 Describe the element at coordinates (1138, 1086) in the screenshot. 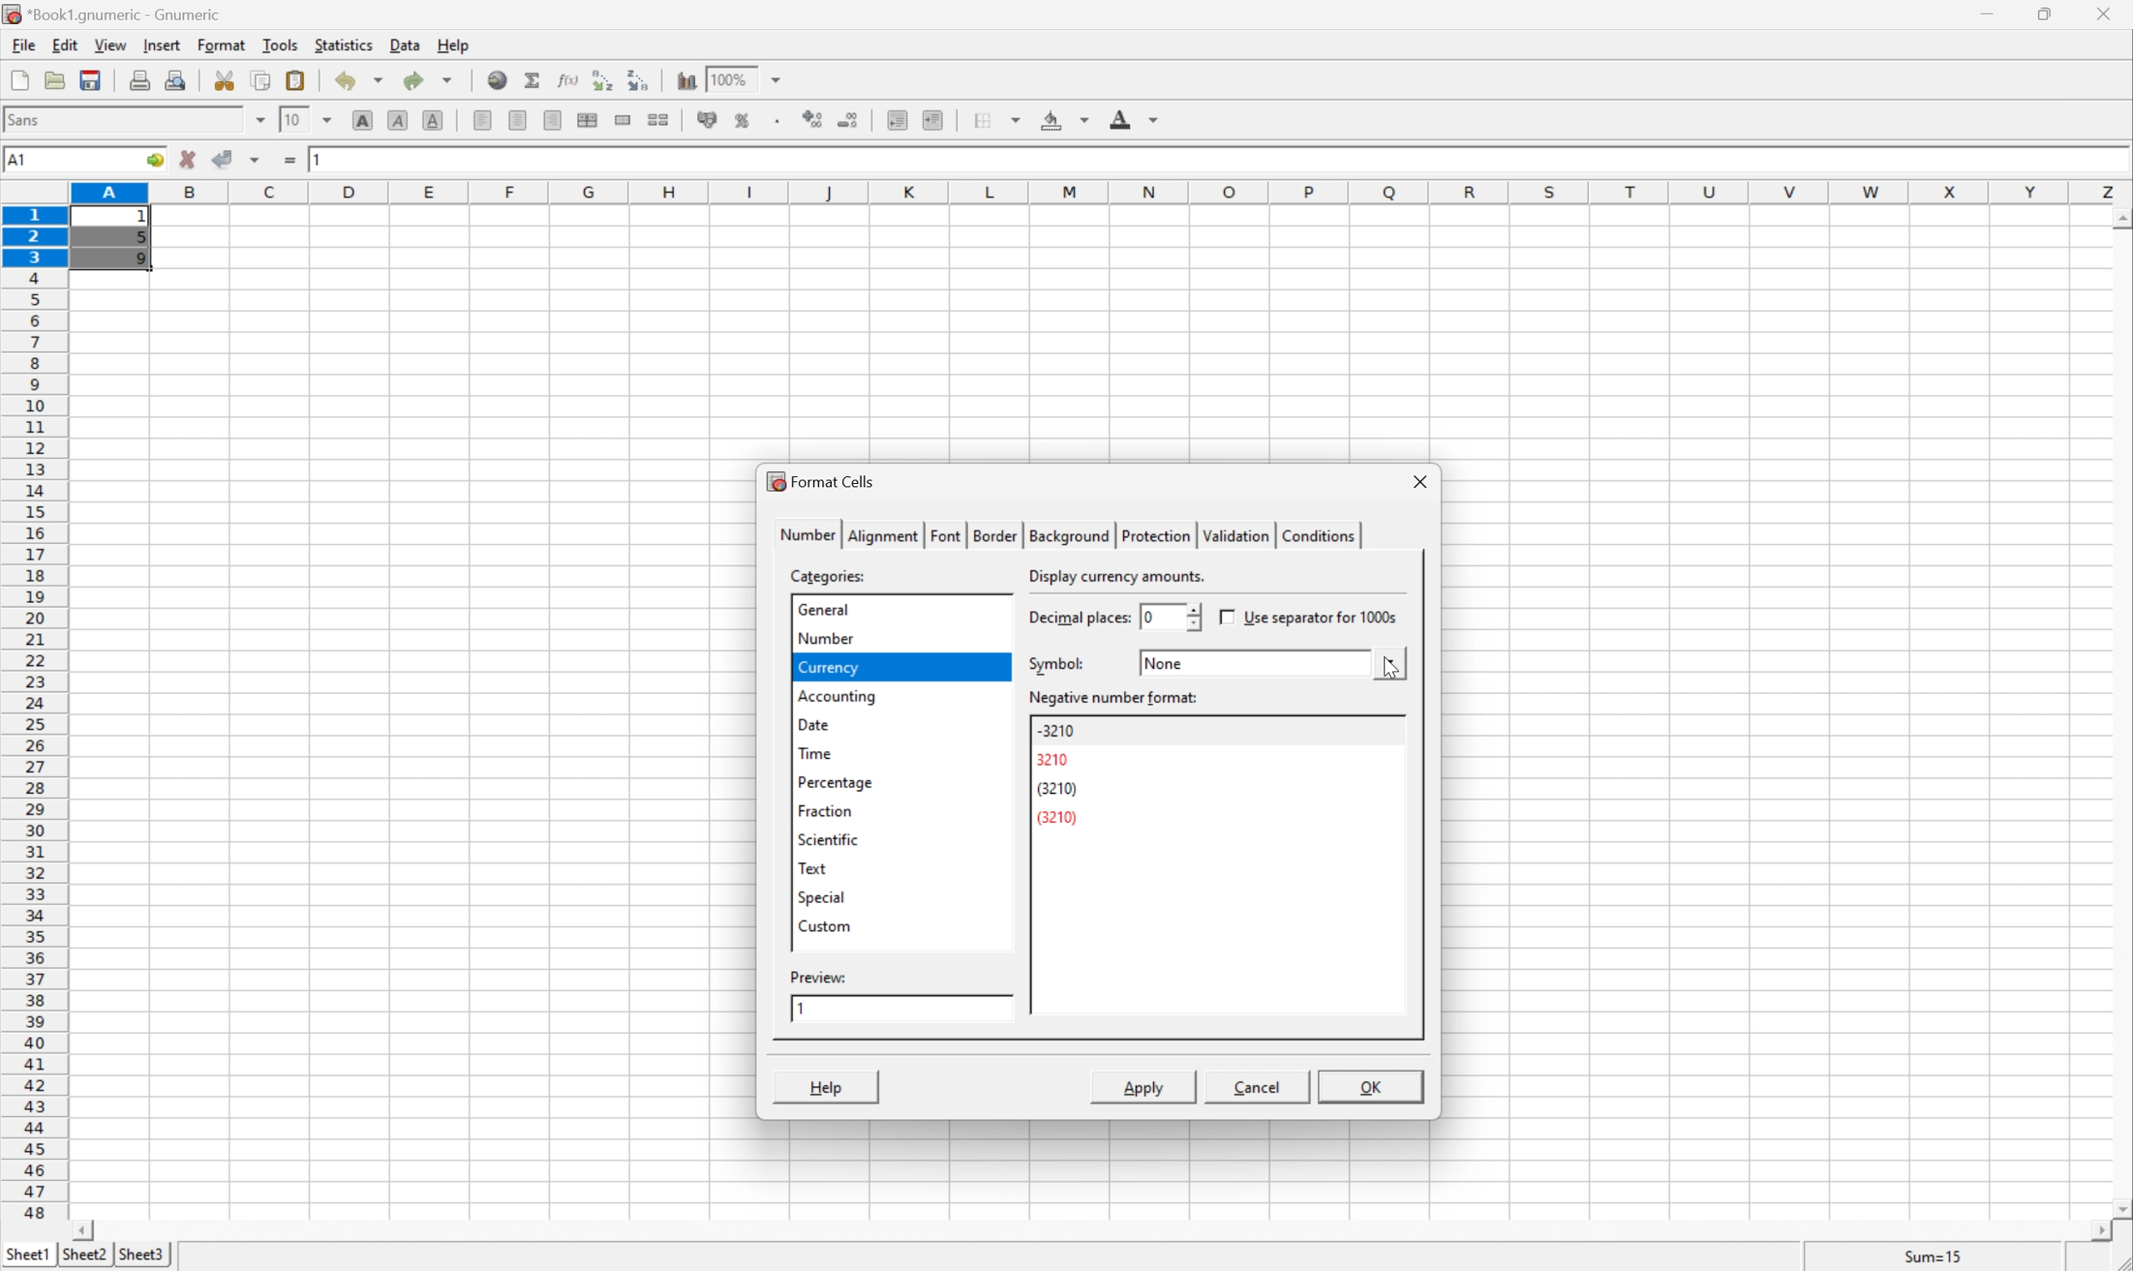

I see `apply` at that location.